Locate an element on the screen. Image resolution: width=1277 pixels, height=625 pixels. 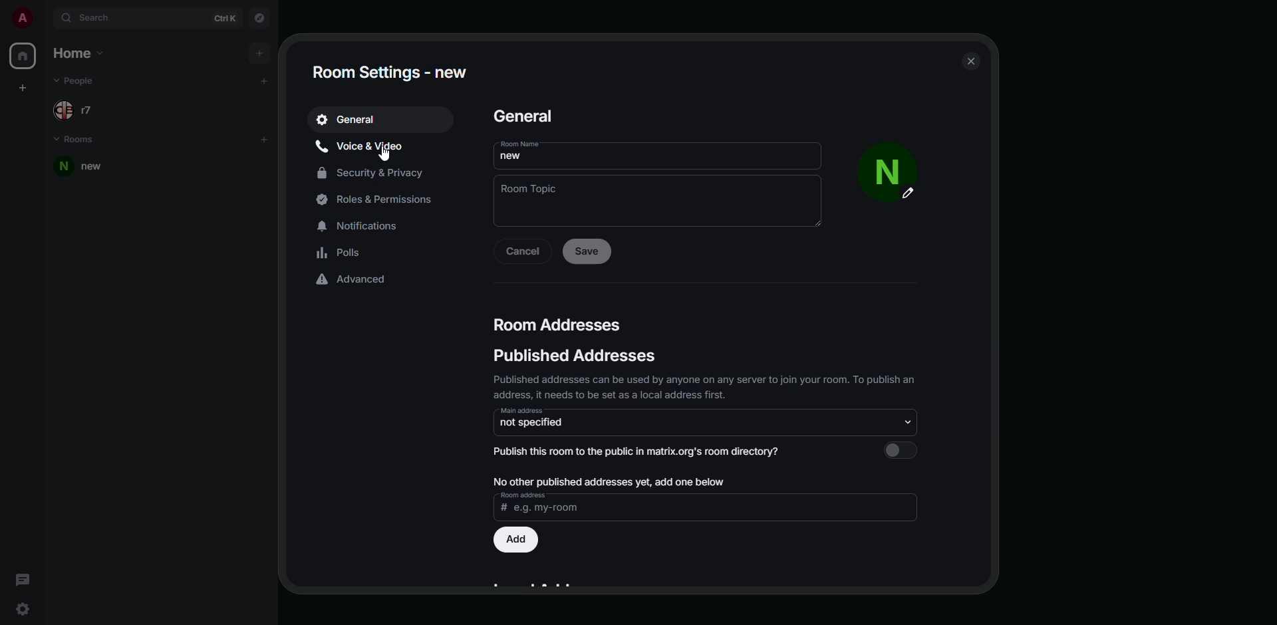
home is located at coordinates (23, 56).